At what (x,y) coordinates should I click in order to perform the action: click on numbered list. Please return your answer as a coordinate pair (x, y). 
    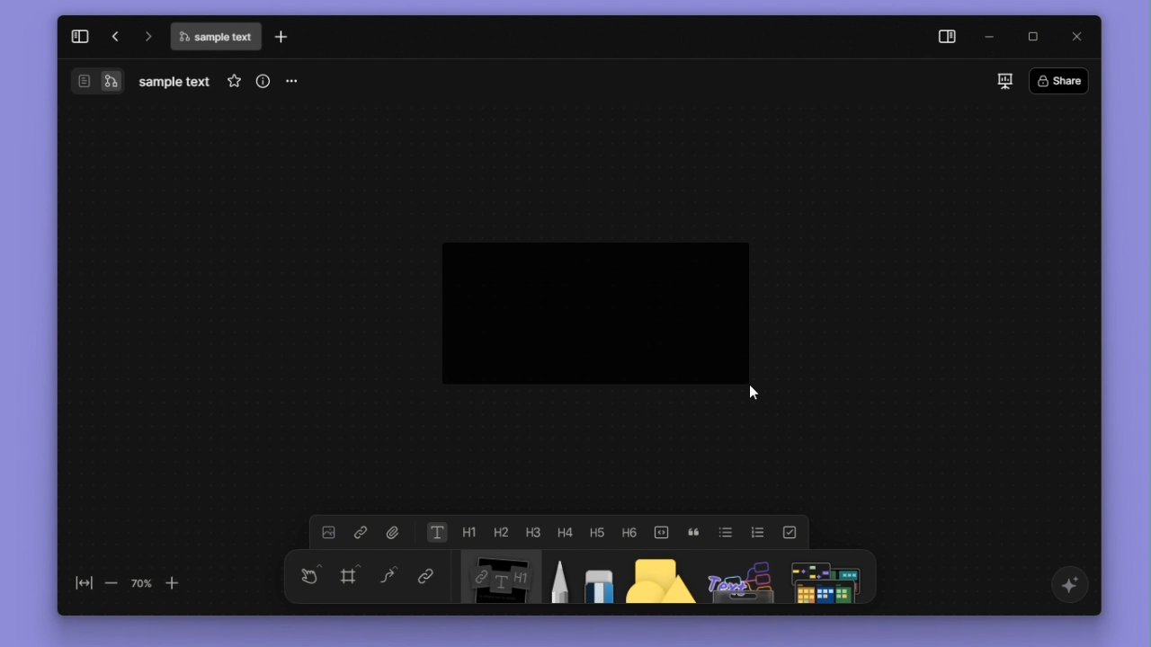
    Looking at the image, I should click on (758, 531).